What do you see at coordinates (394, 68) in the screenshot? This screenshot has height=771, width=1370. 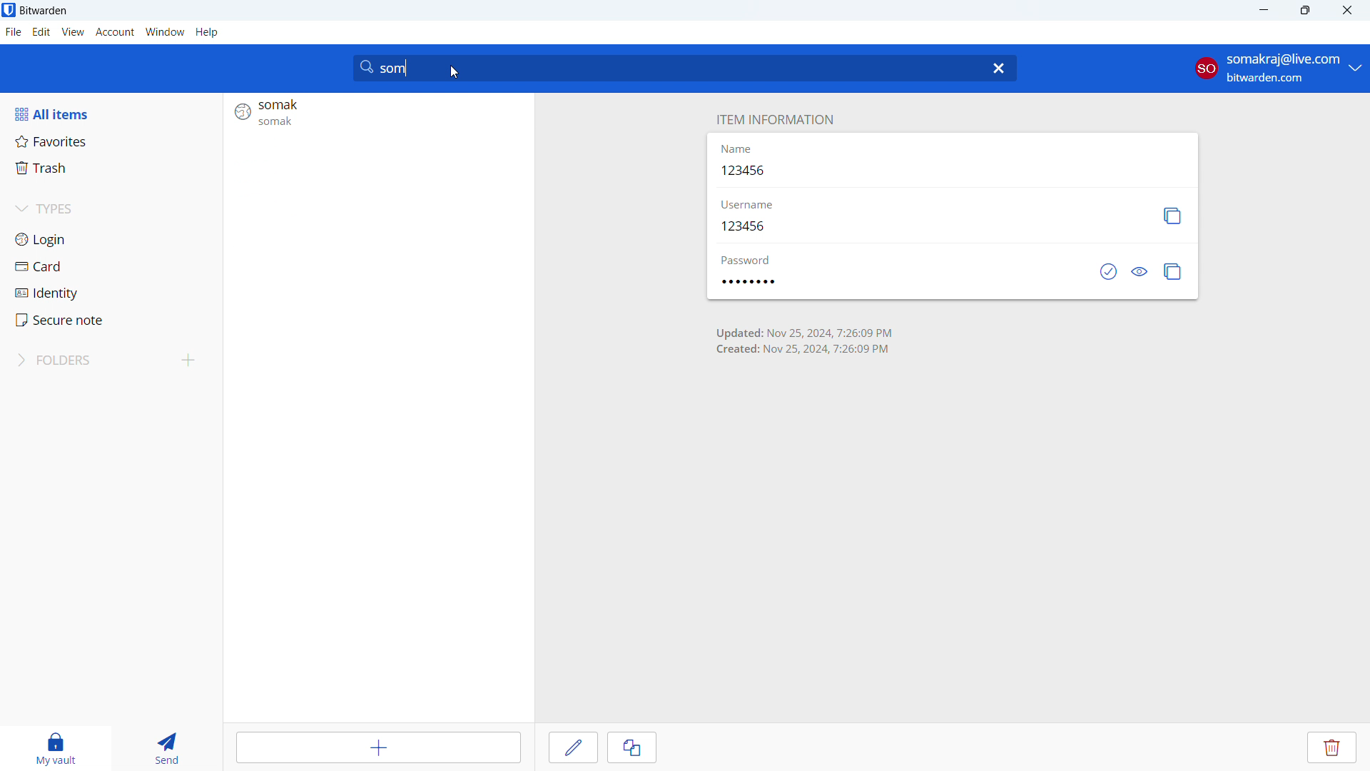 I see `search string` at bounding box center [394, 68].